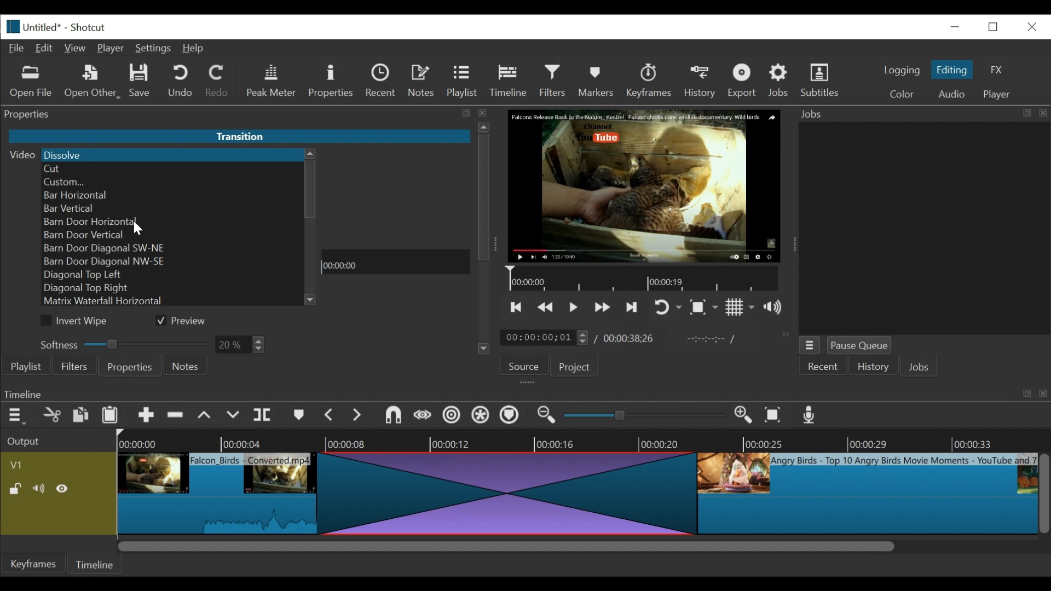 This screenshot has width=1051, height=591. Describe the element at coordinates (173, 276) in the screenshot. I see `Diagonal Top left ` at that location.